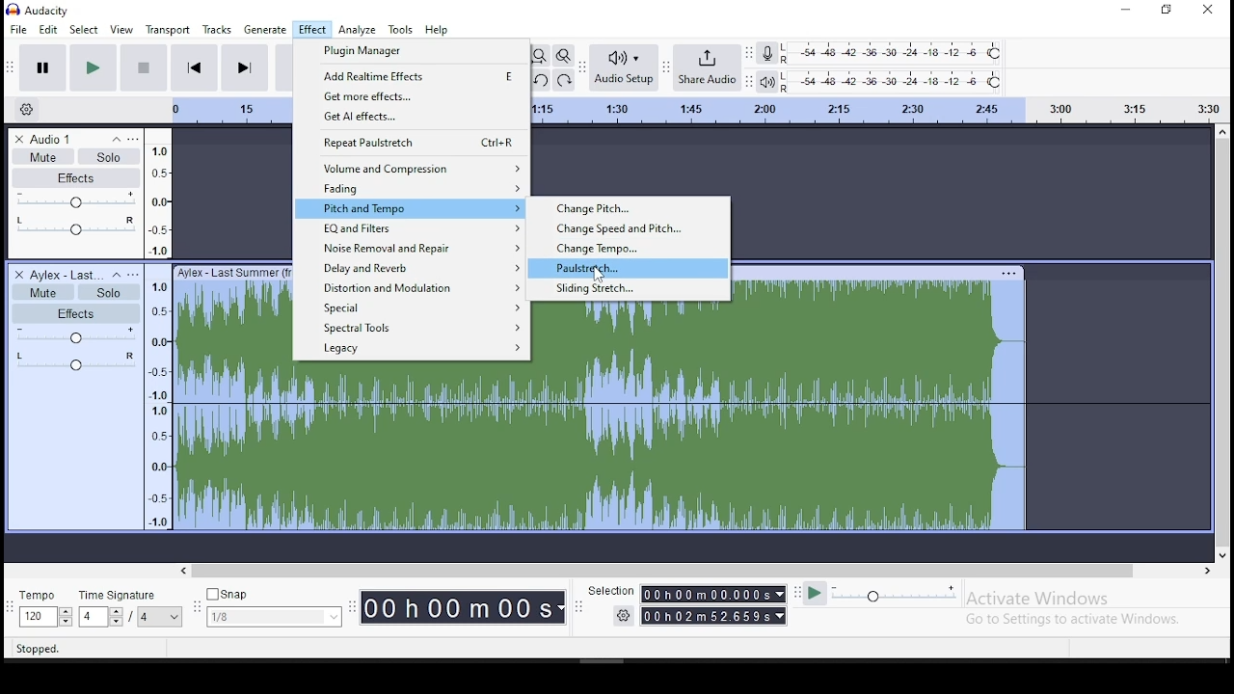  I want to click on timer, so click(463, 604).